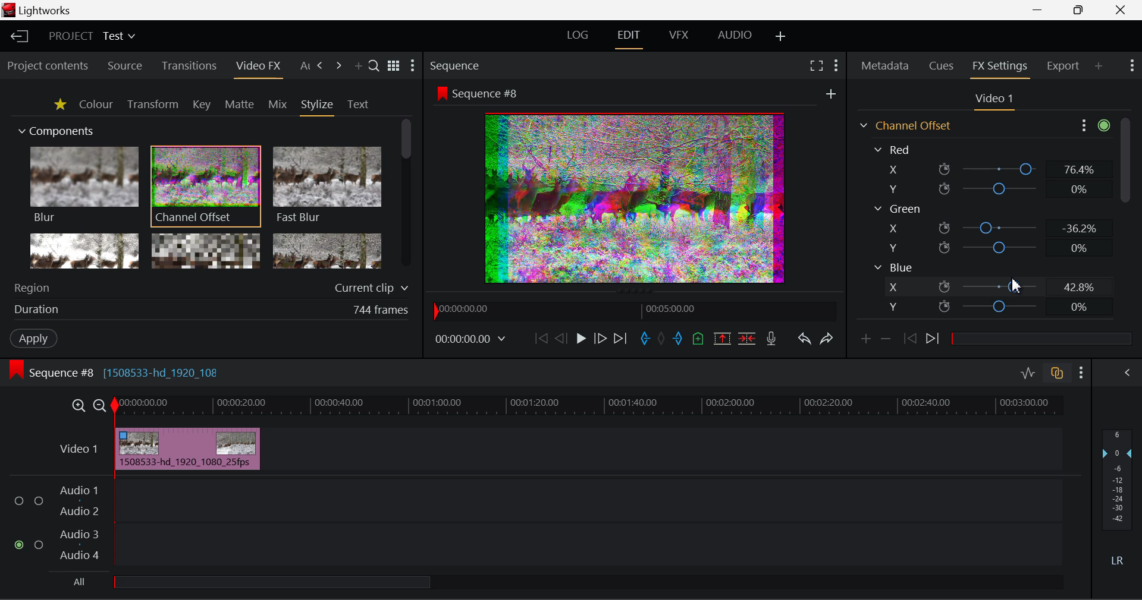  Describe the element at coordinates (771, 340) in the screenshot. I see `Record Voiceover` at that location.